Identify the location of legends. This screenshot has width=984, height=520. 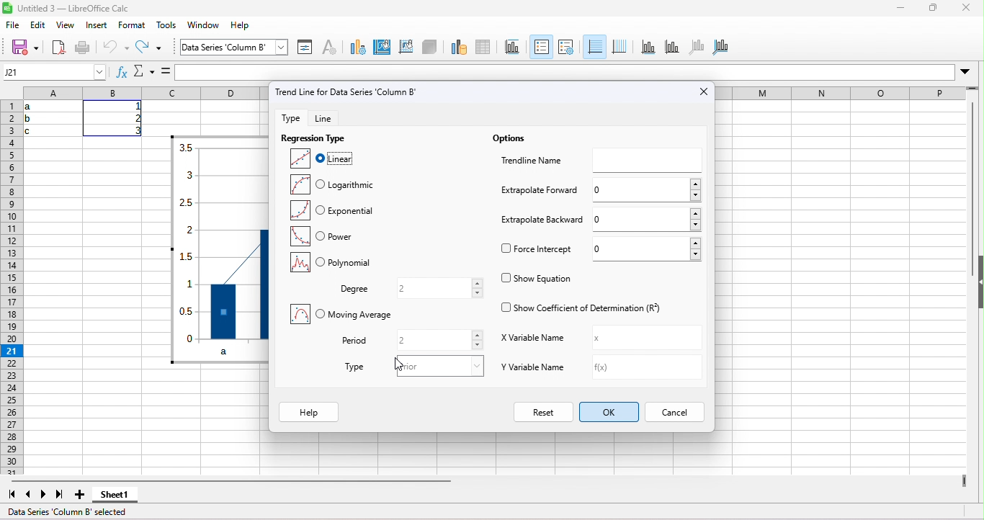
(566, 46).